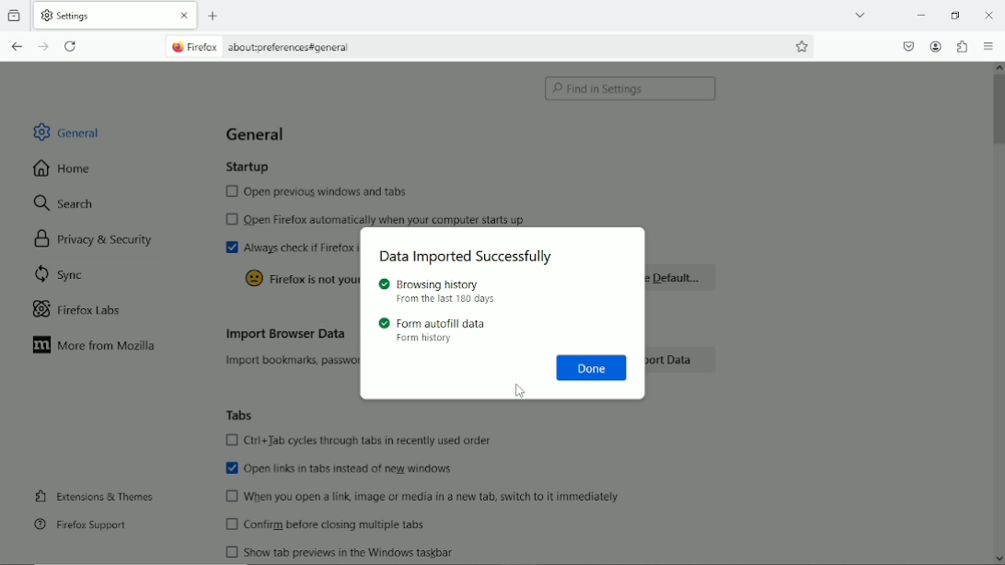 The width and height of the screenshot is (1005, 565). What do you see at coordinates (921, 15) in the screenshot?
I see `Minimize` at bounding box center [921, 15].